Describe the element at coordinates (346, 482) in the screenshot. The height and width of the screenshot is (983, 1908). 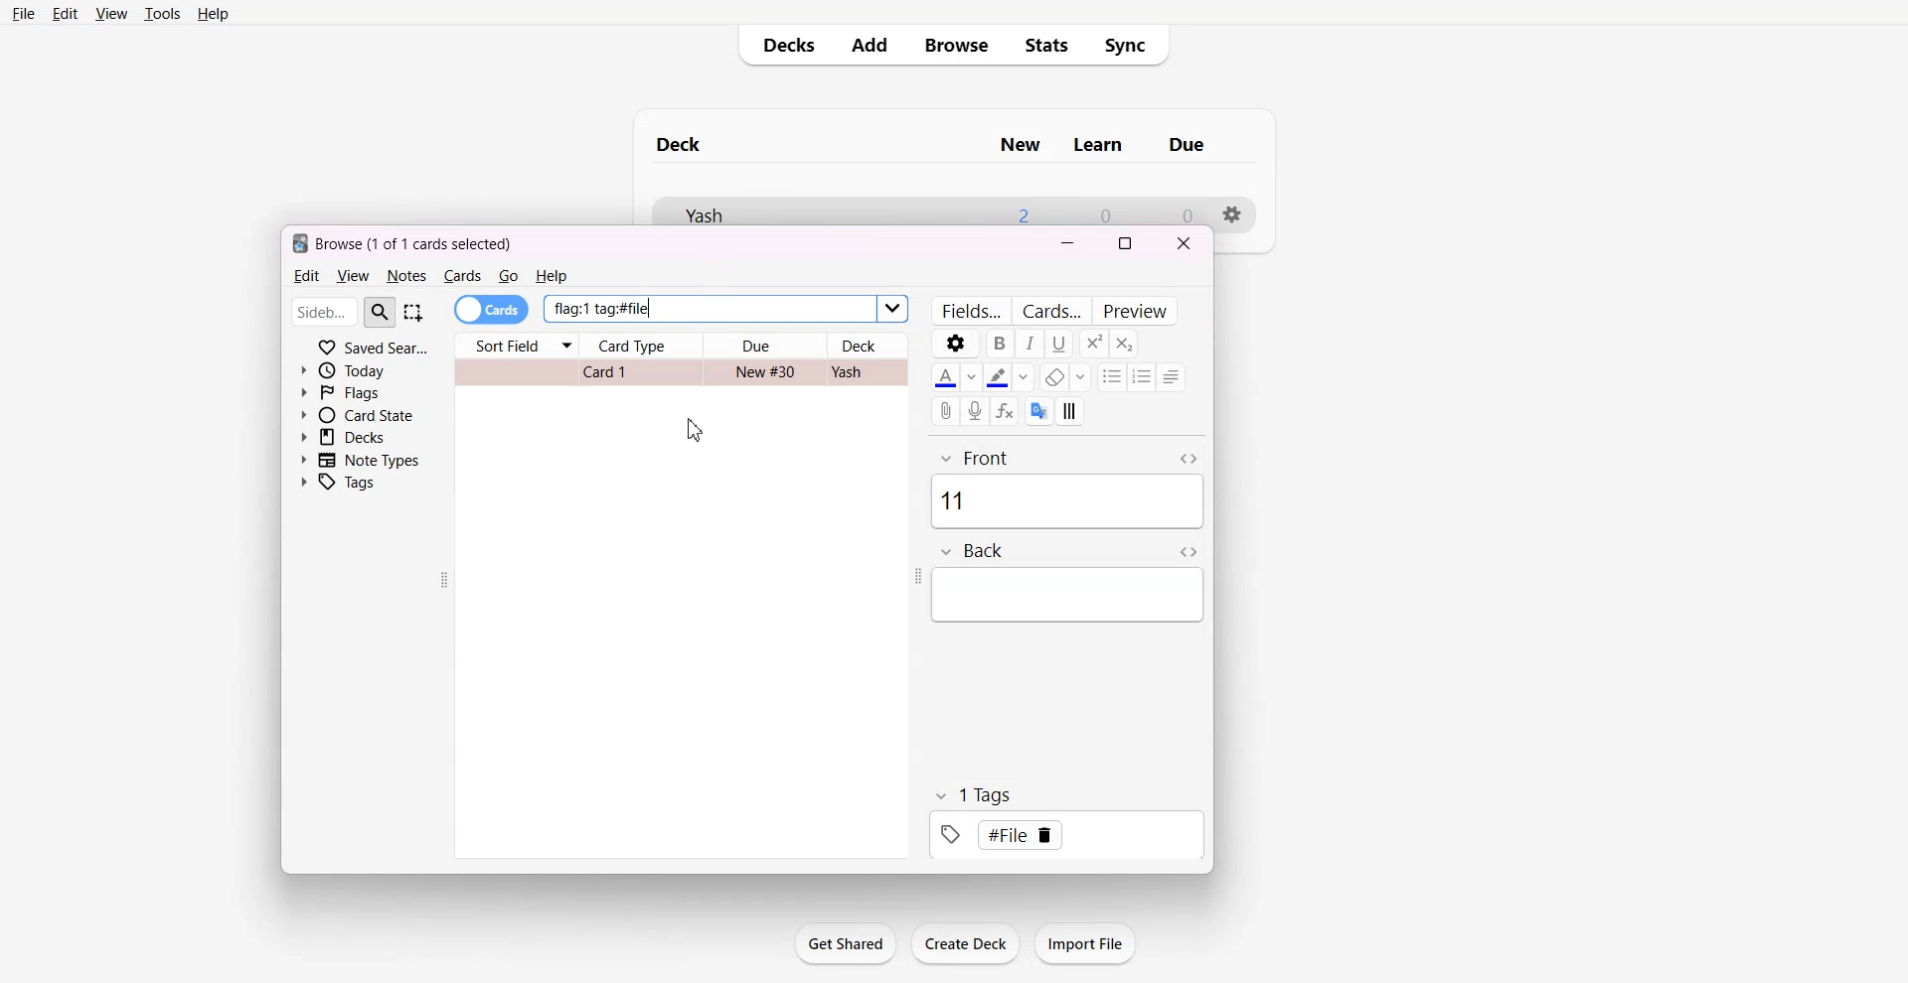
I see `Tags` at that location.